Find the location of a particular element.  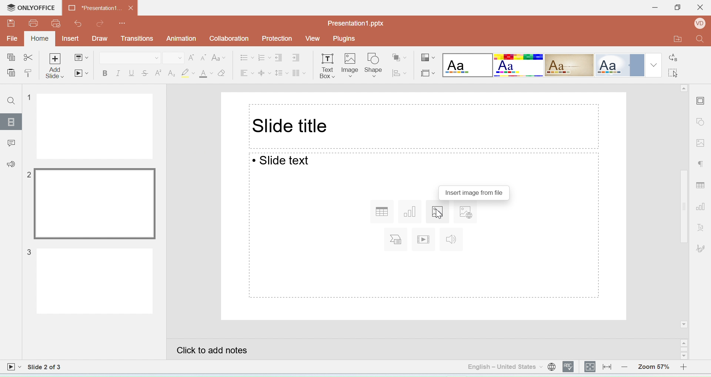

Clear style is located at coordinates (222, 73).